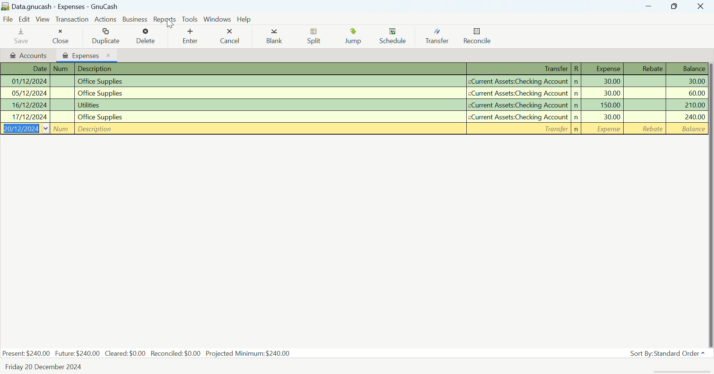 Image resolution: width=714 pixels, height=374 pixels. I want to click on Cancel, so click(232, 36).